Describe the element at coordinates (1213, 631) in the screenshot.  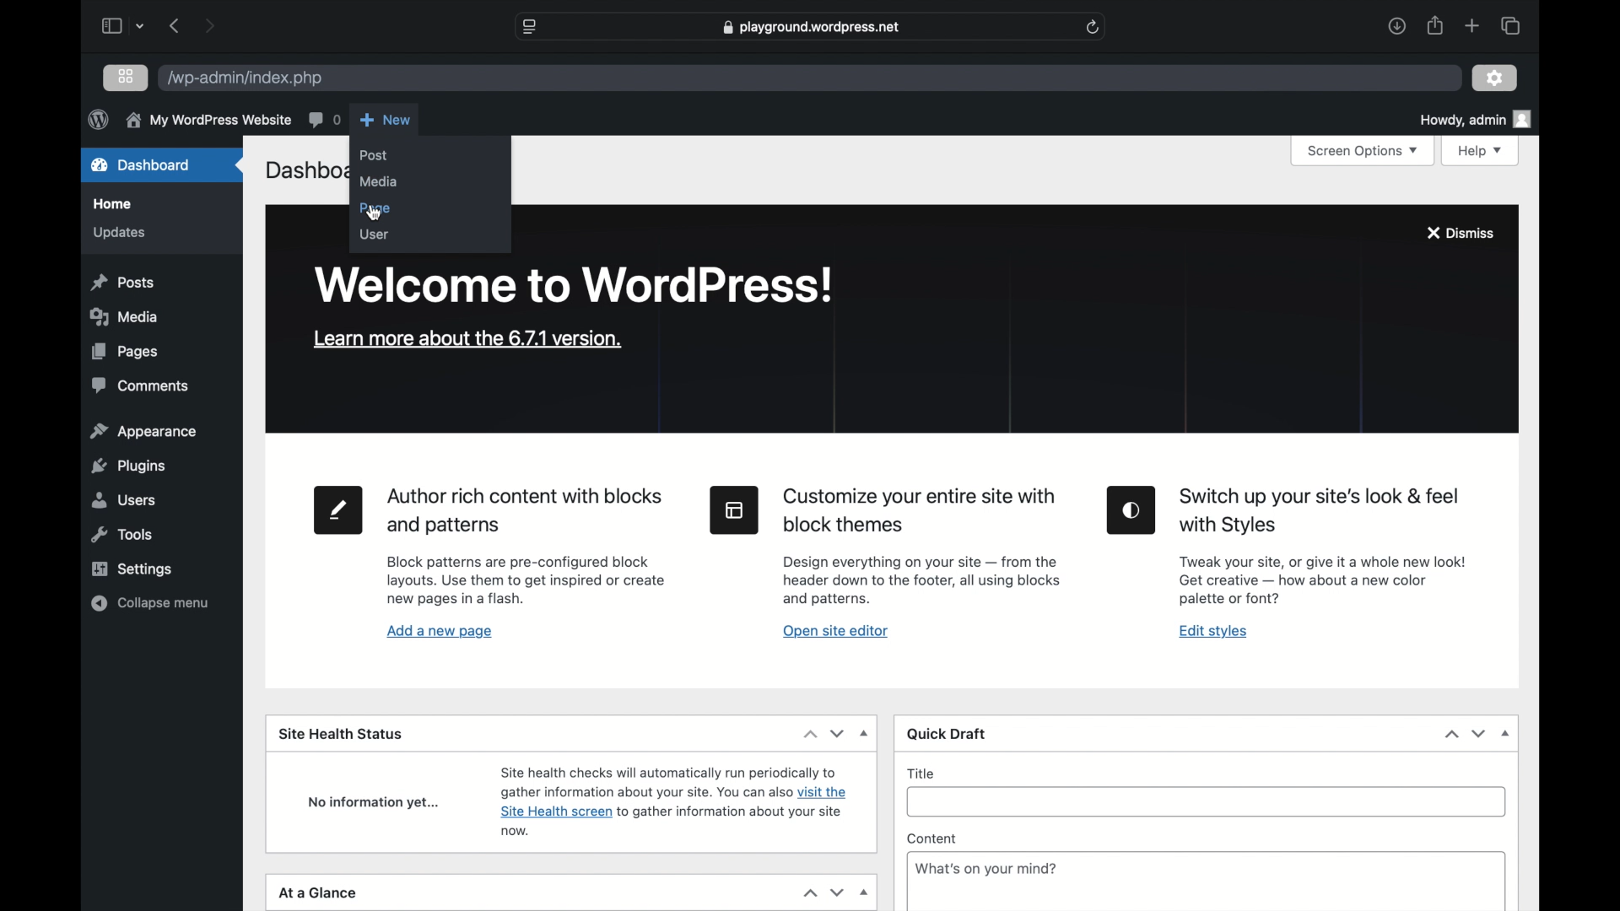
I see `edit styles` at that location.